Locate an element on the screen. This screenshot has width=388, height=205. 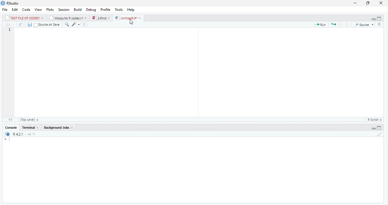
code editor is located at coordinates (101, 72).